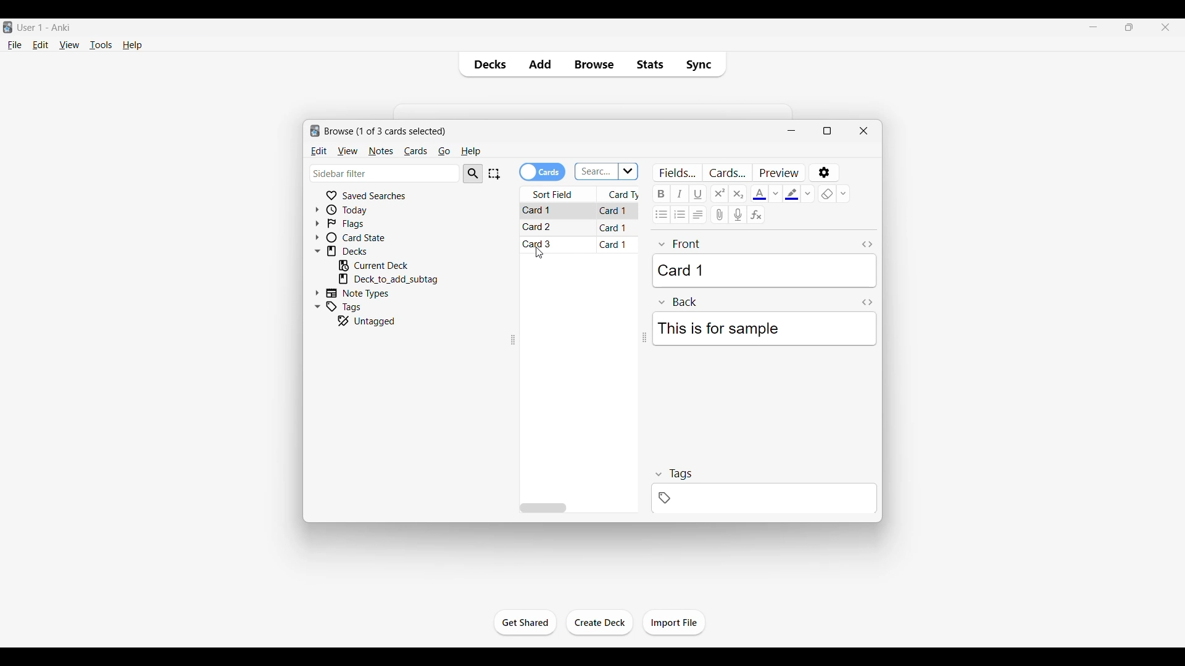 This screenshot has height=666, width=1185. What do you see at coordinates (317, 293) in the screenshot?
I see `Click to expand Note Types` at bounding box center [317, 293].